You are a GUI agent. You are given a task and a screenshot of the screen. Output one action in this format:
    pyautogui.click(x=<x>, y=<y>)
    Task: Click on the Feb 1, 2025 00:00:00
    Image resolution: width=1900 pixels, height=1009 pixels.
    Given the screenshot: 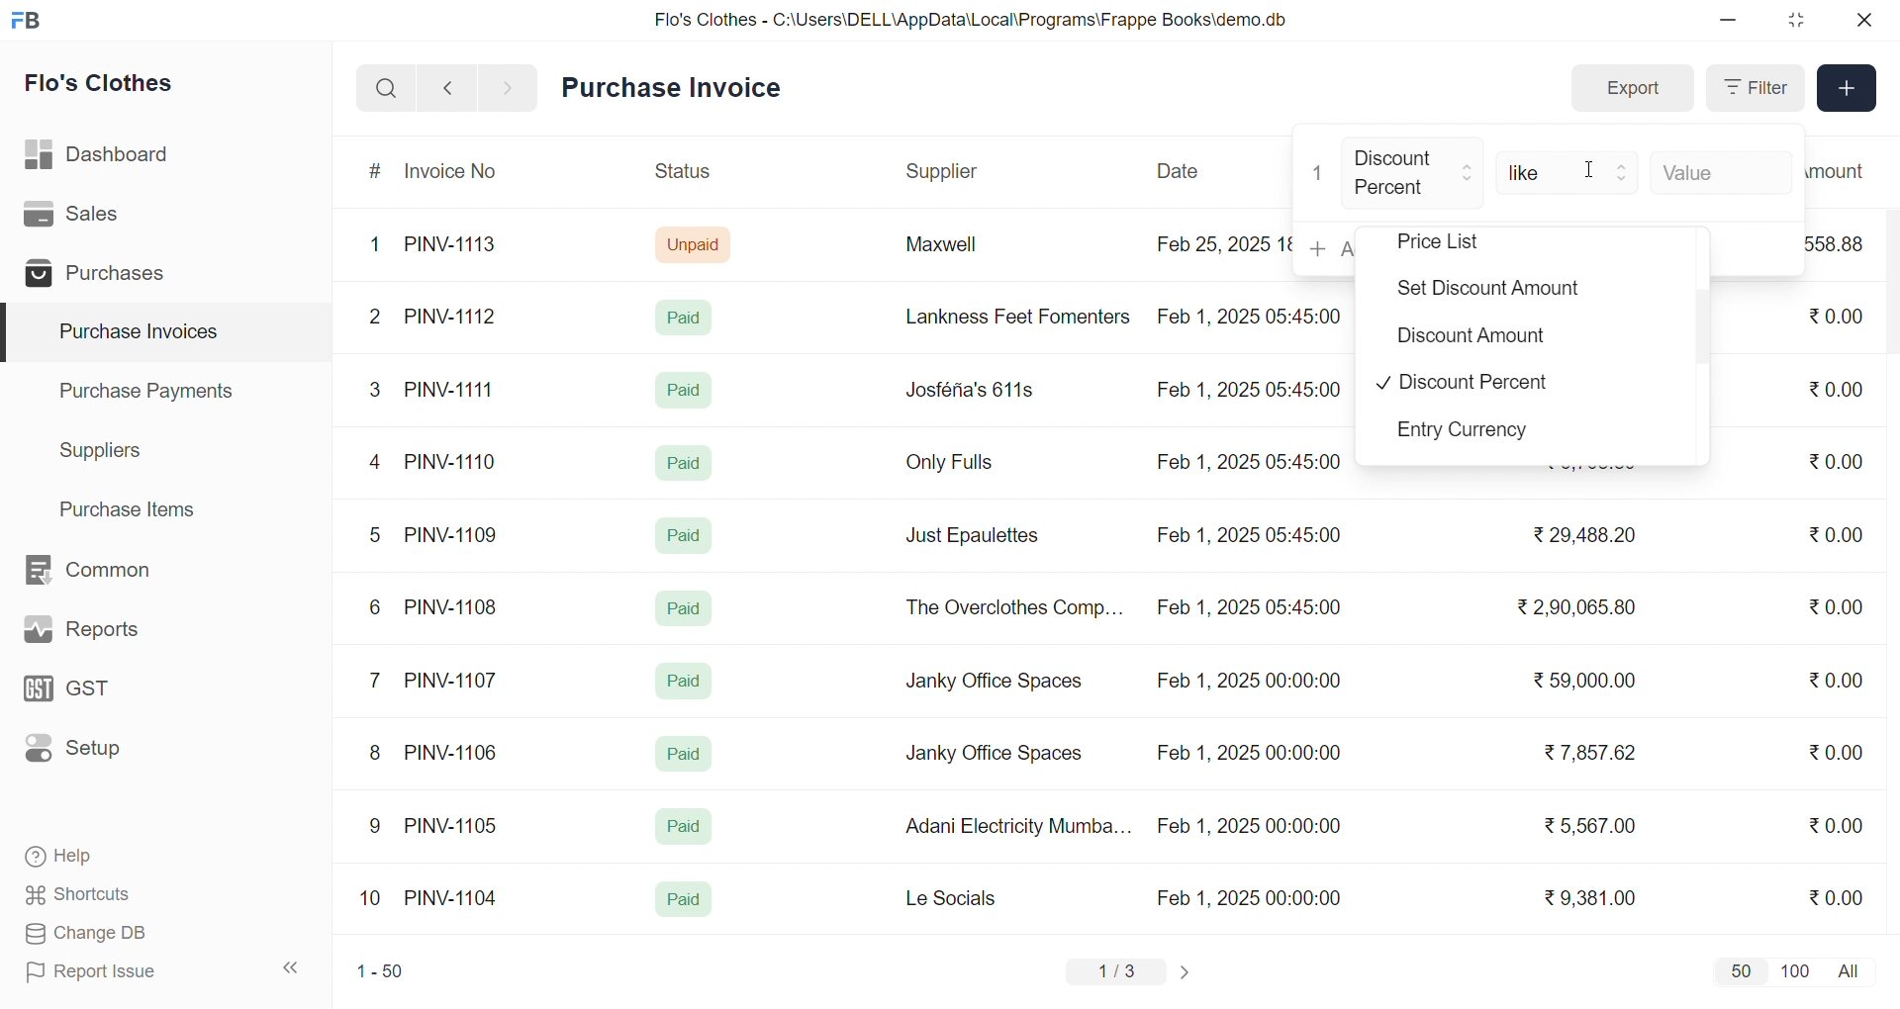 What is the action you would take?
    pyautogui.click(x=1246, y=750)
    